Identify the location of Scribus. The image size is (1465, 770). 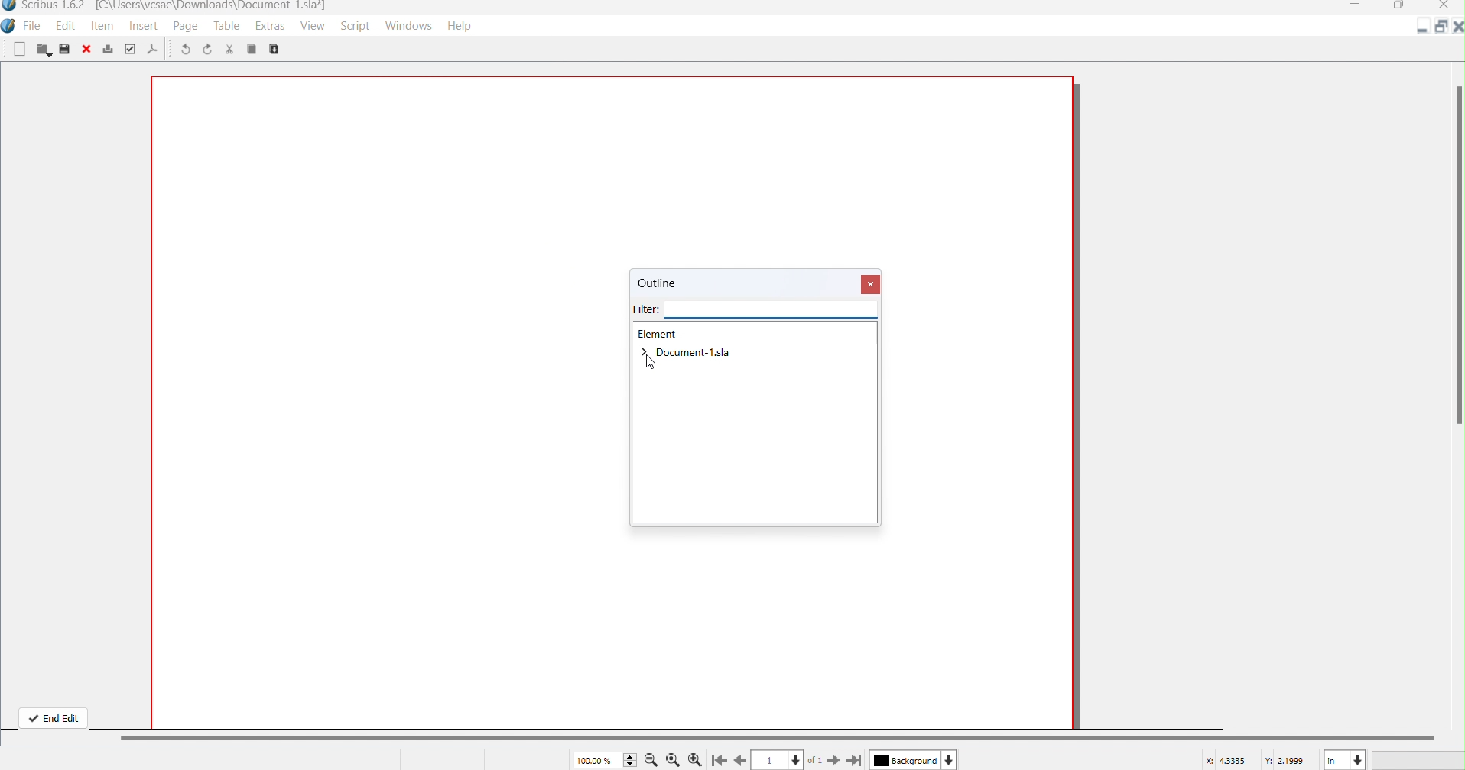
(9, 28).